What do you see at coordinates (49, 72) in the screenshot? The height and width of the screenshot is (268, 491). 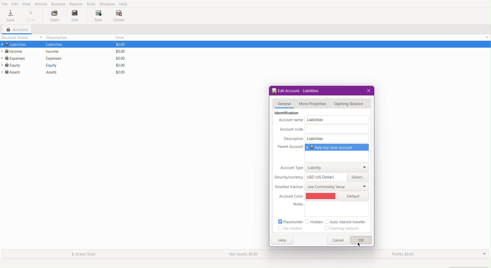 I see `Assets` at bounding box center [49, 72].